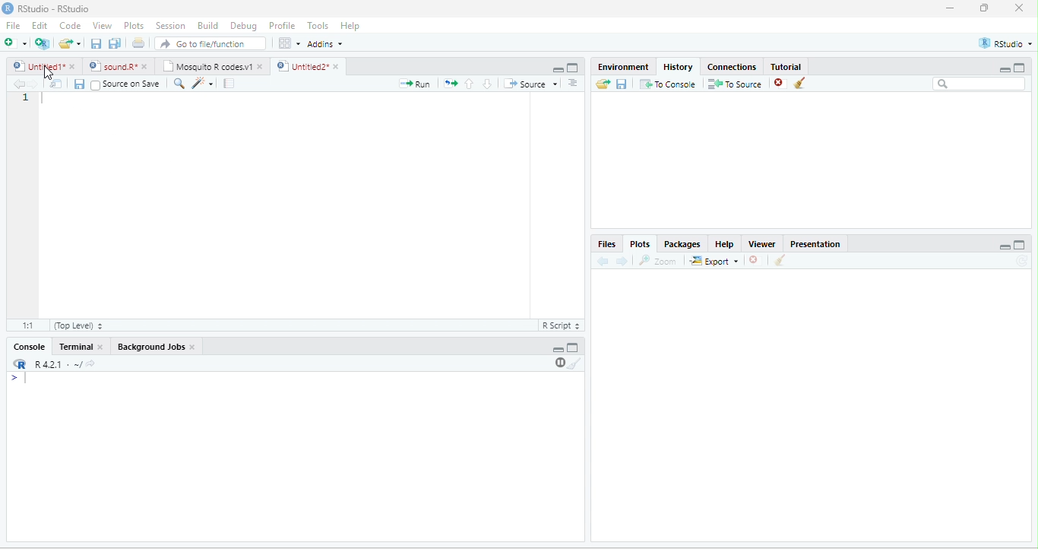  I want to click on Maximize, so click(1019, 245).